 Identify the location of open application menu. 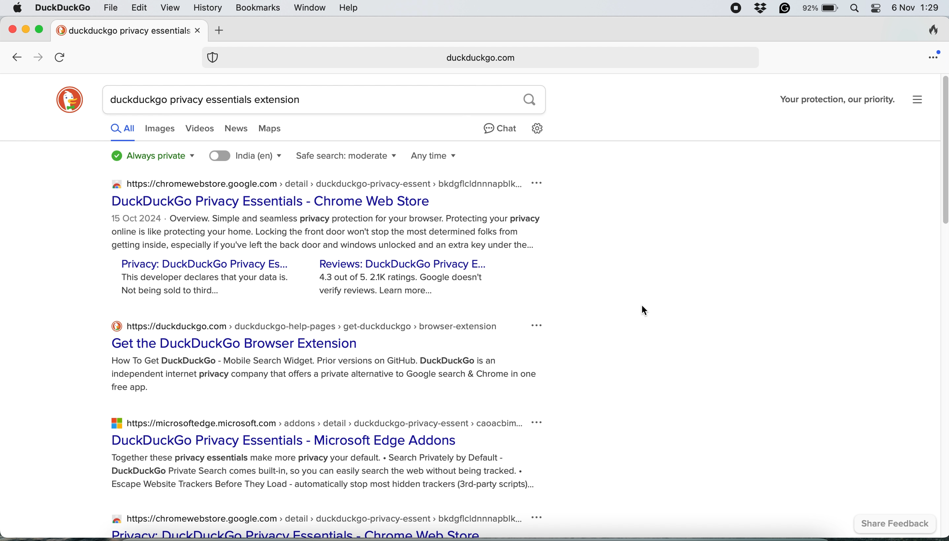
(937, 52).